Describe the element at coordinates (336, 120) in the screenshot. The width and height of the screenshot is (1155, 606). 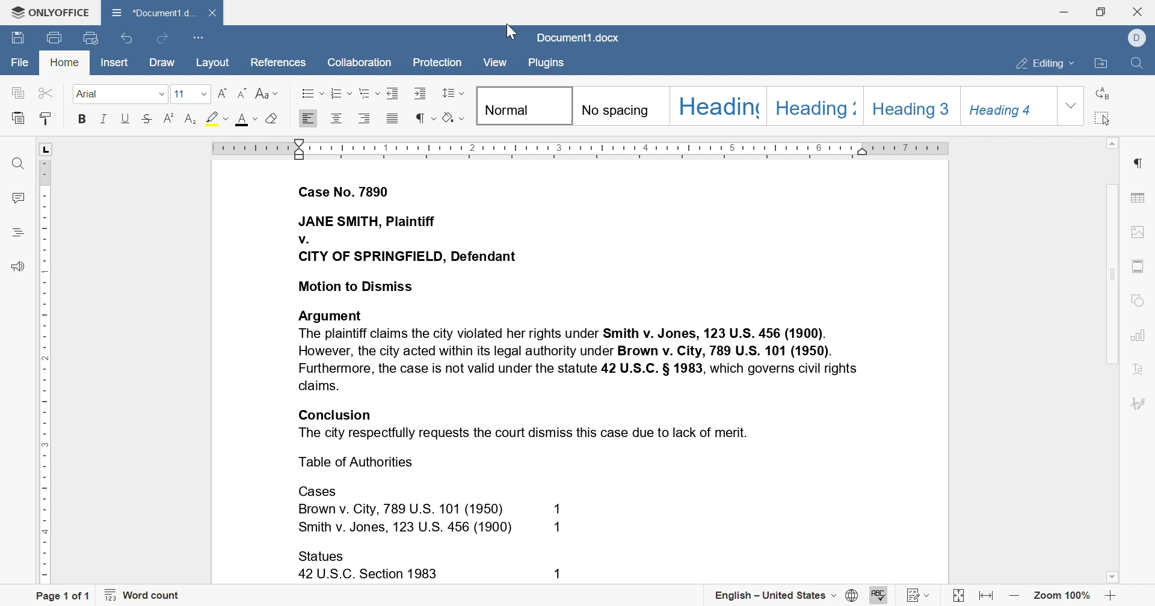
I see `Align center` at that location.